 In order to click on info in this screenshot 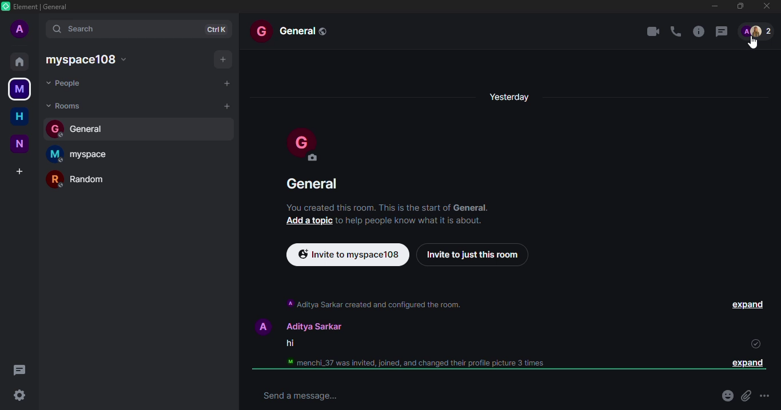, I will do `click(697, 31)`.